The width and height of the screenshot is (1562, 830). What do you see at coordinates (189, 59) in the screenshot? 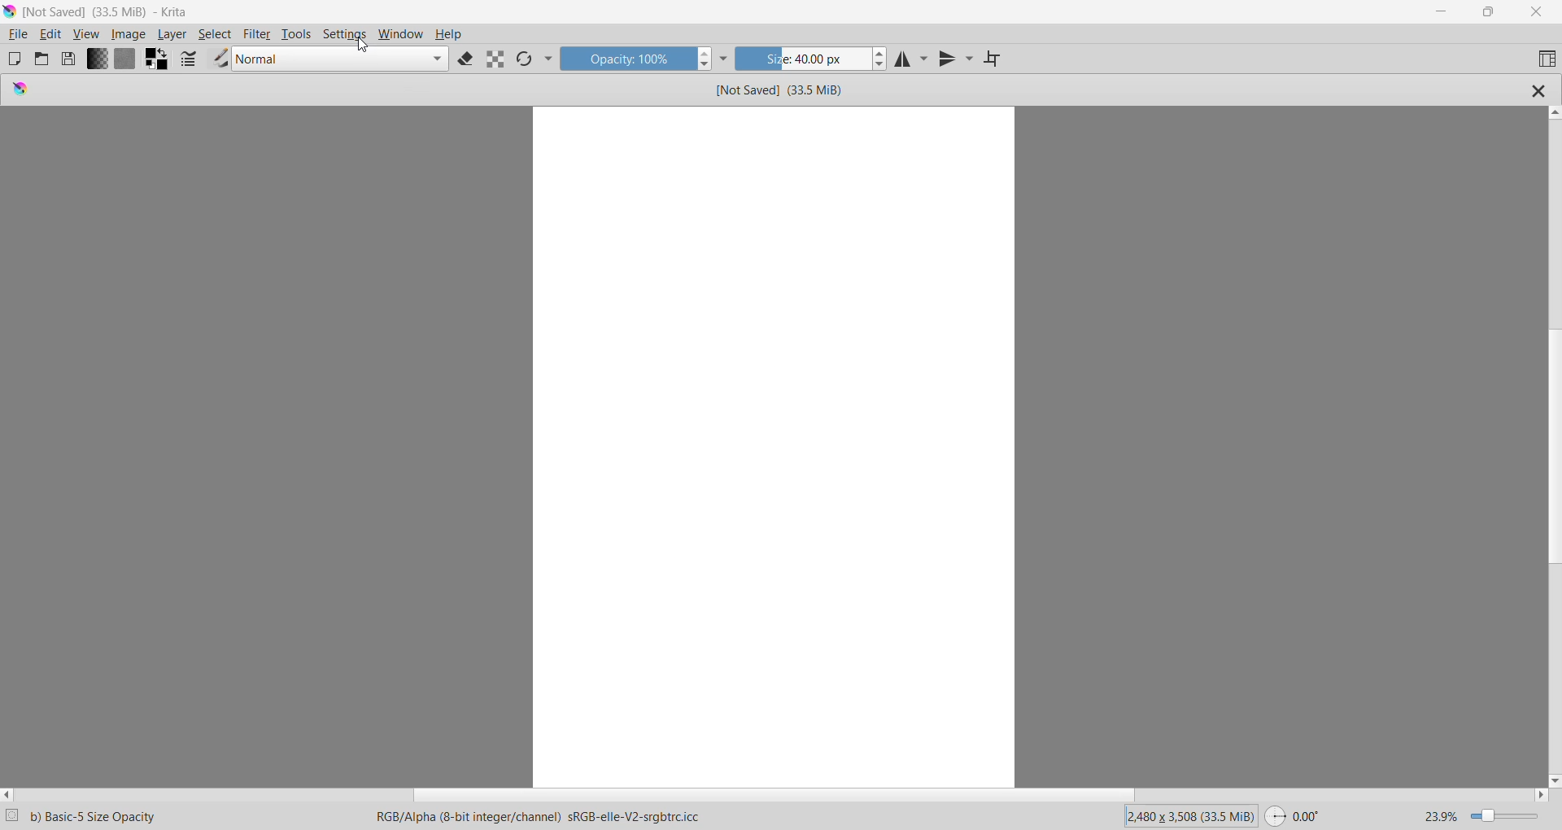
I see `Edit brush settings` at bounding box center [189, 59].